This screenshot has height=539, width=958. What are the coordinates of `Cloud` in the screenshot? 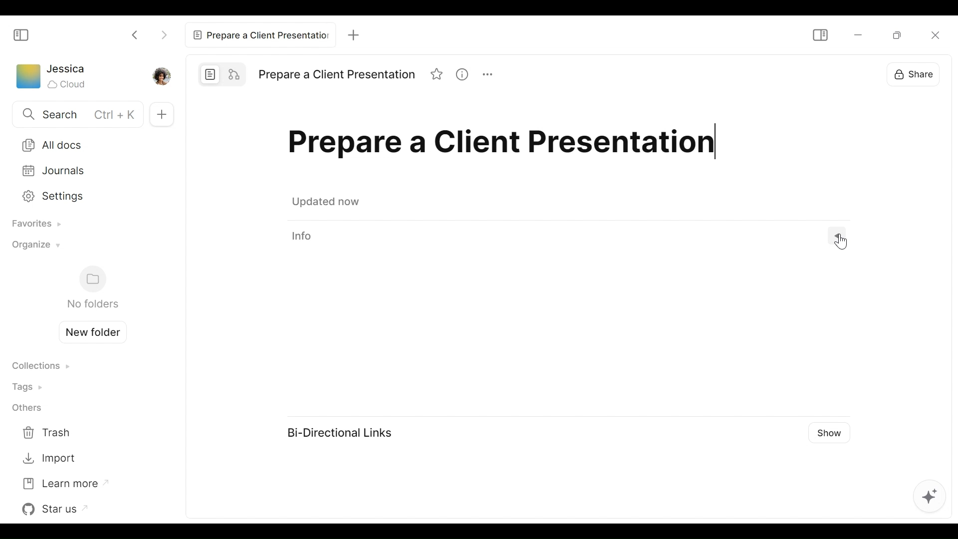 It's located at (68, 84).